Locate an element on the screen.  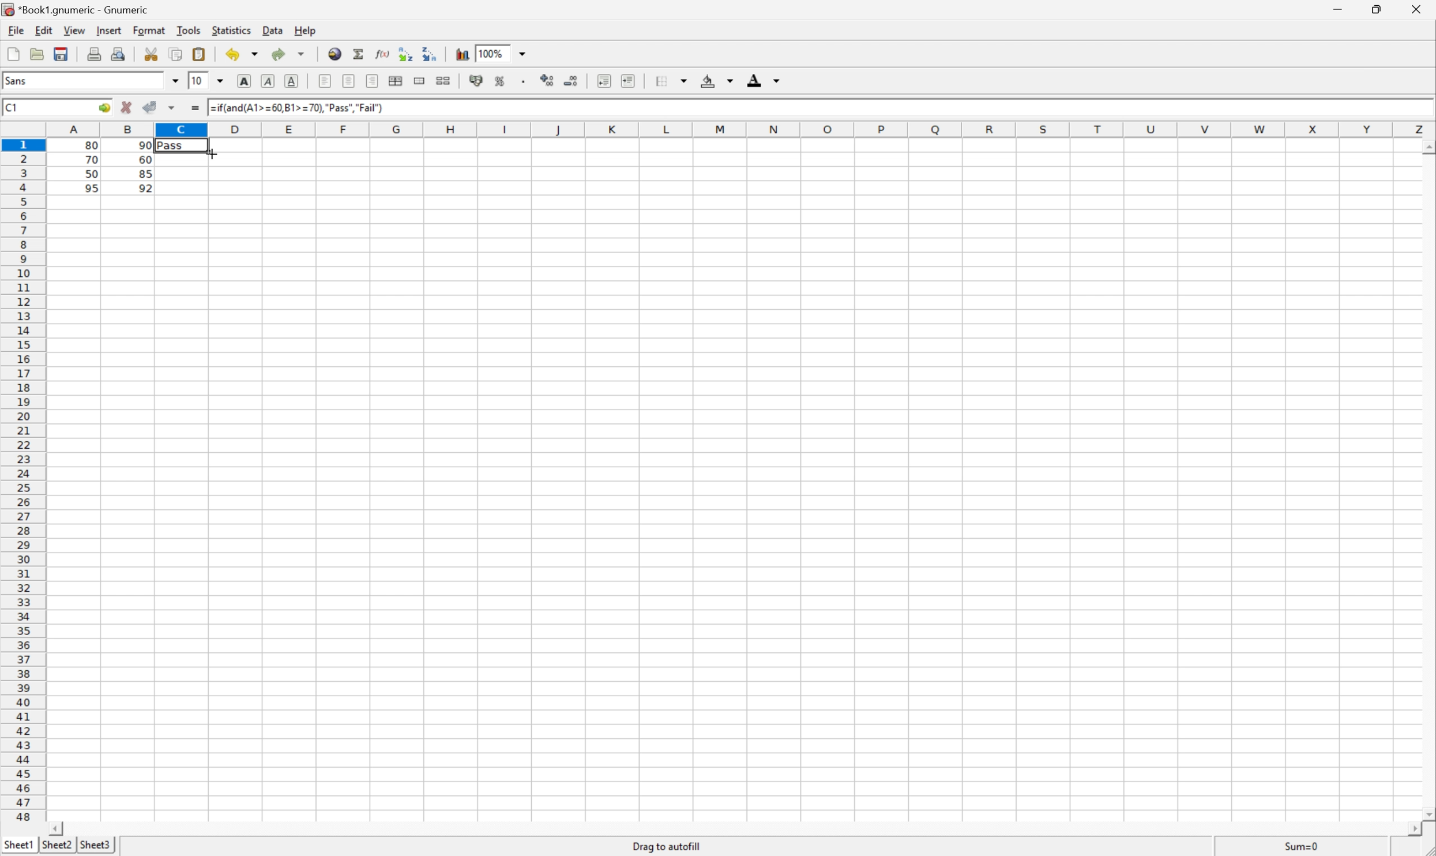
Background is located at coordinates (717, 81).